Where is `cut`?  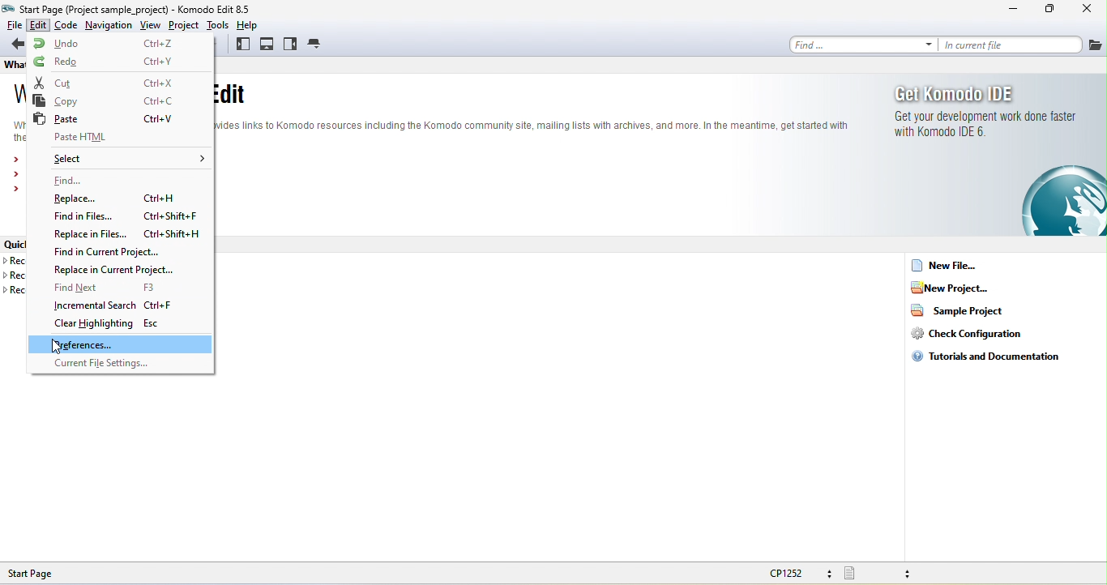
cut is located at coordinates (109, 81).